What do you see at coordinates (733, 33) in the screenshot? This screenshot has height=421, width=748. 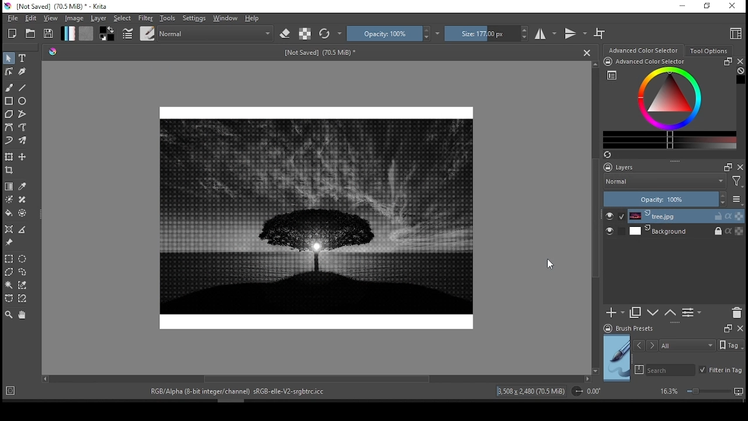 I see `choose workspace` at bounding box center [733, 33].